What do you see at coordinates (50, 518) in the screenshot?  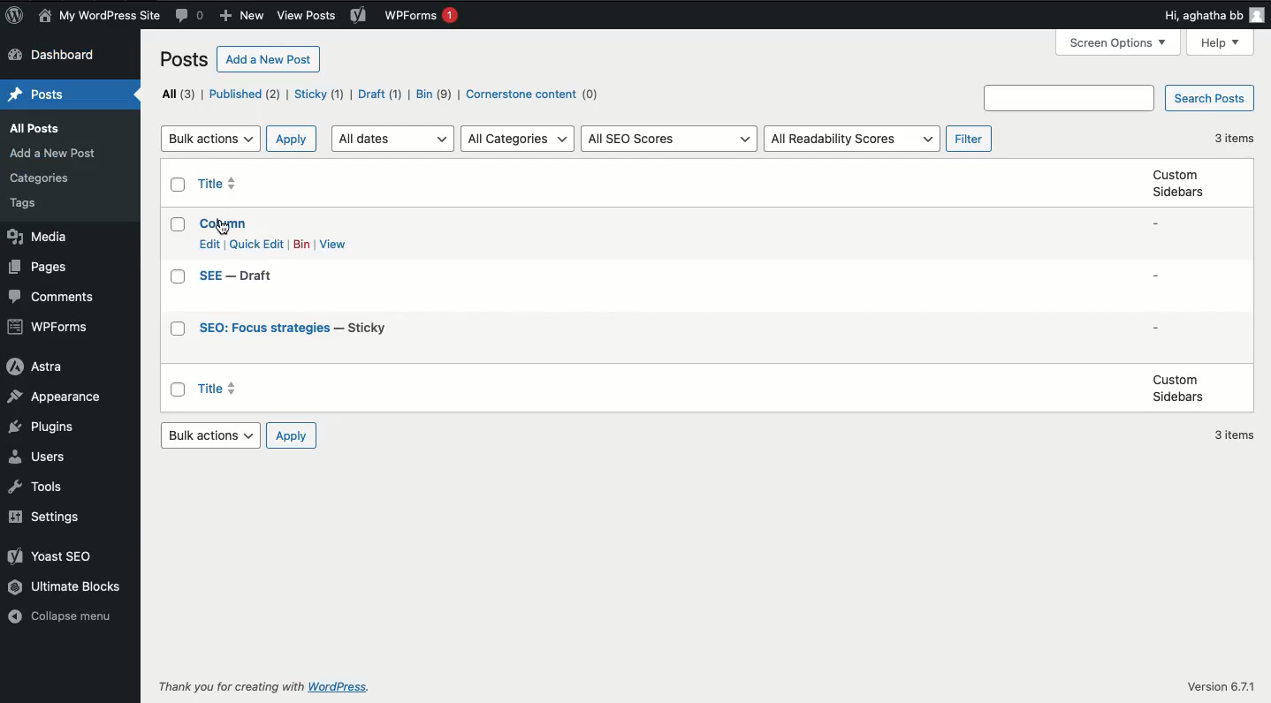 I see `Settings` at bounding box center [50, 518].